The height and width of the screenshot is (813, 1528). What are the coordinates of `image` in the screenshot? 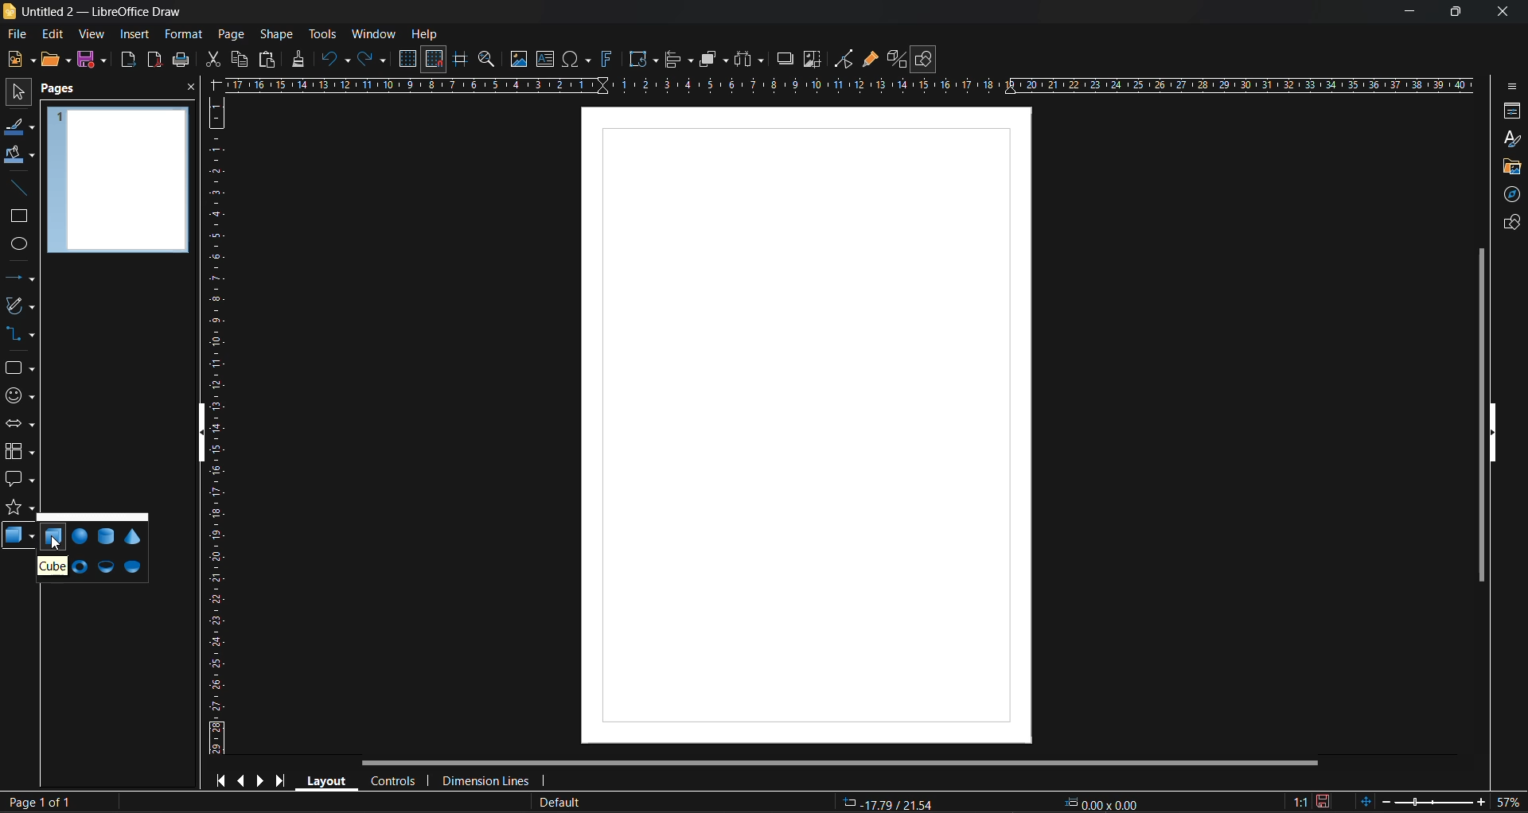 It's located at (519, 60).